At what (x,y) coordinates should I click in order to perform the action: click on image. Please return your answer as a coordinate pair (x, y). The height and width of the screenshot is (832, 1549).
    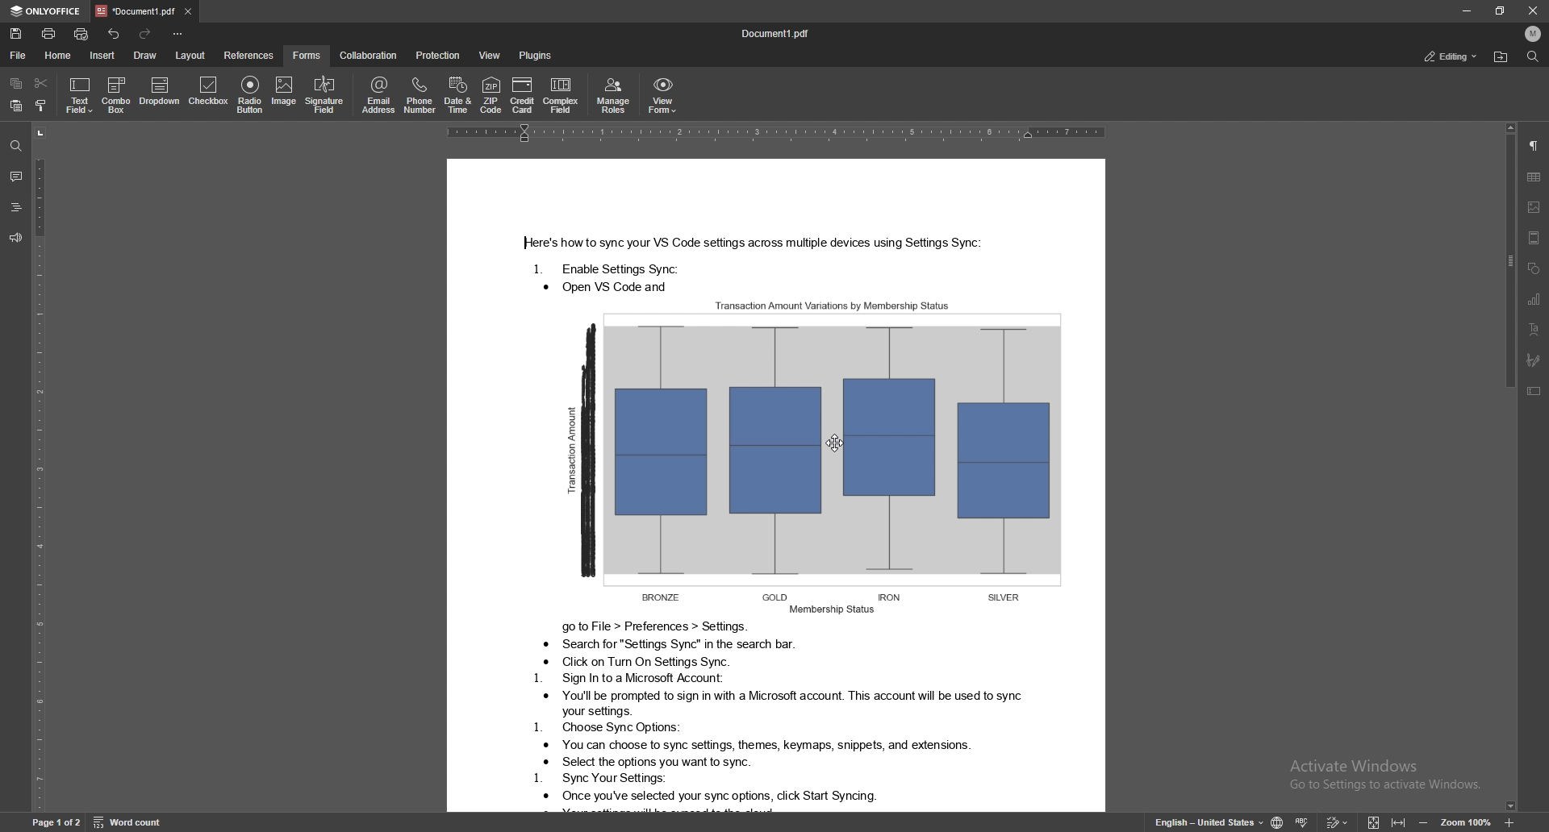
    Looking at the image, I should click on (283, 92).